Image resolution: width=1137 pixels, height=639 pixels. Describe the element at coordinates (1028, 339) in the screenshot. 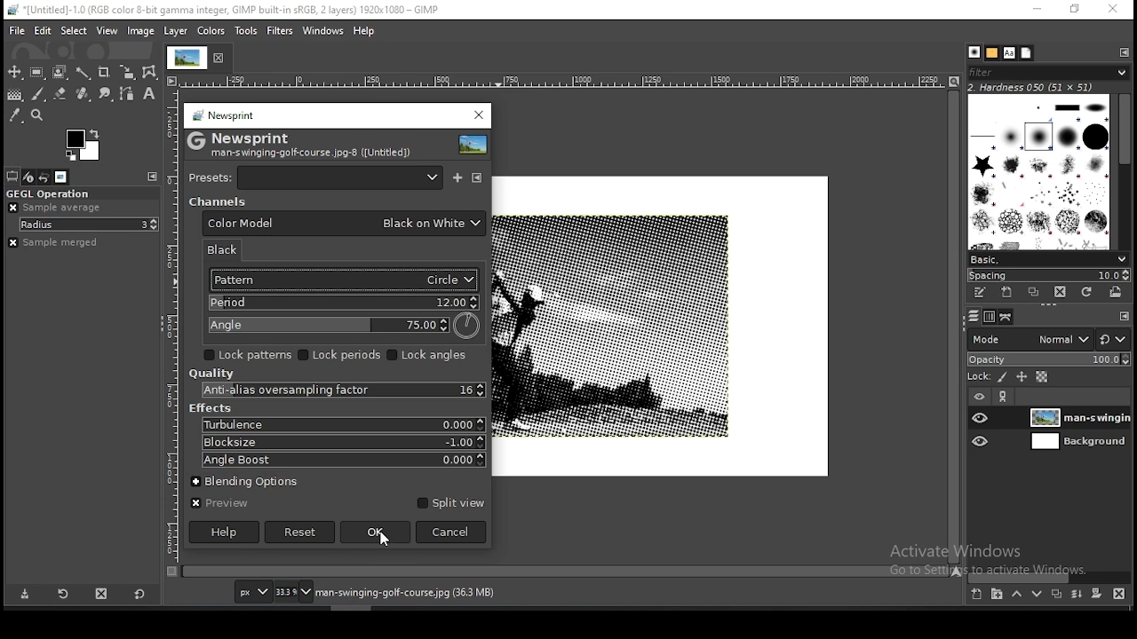

I see `blend mode` at that location.